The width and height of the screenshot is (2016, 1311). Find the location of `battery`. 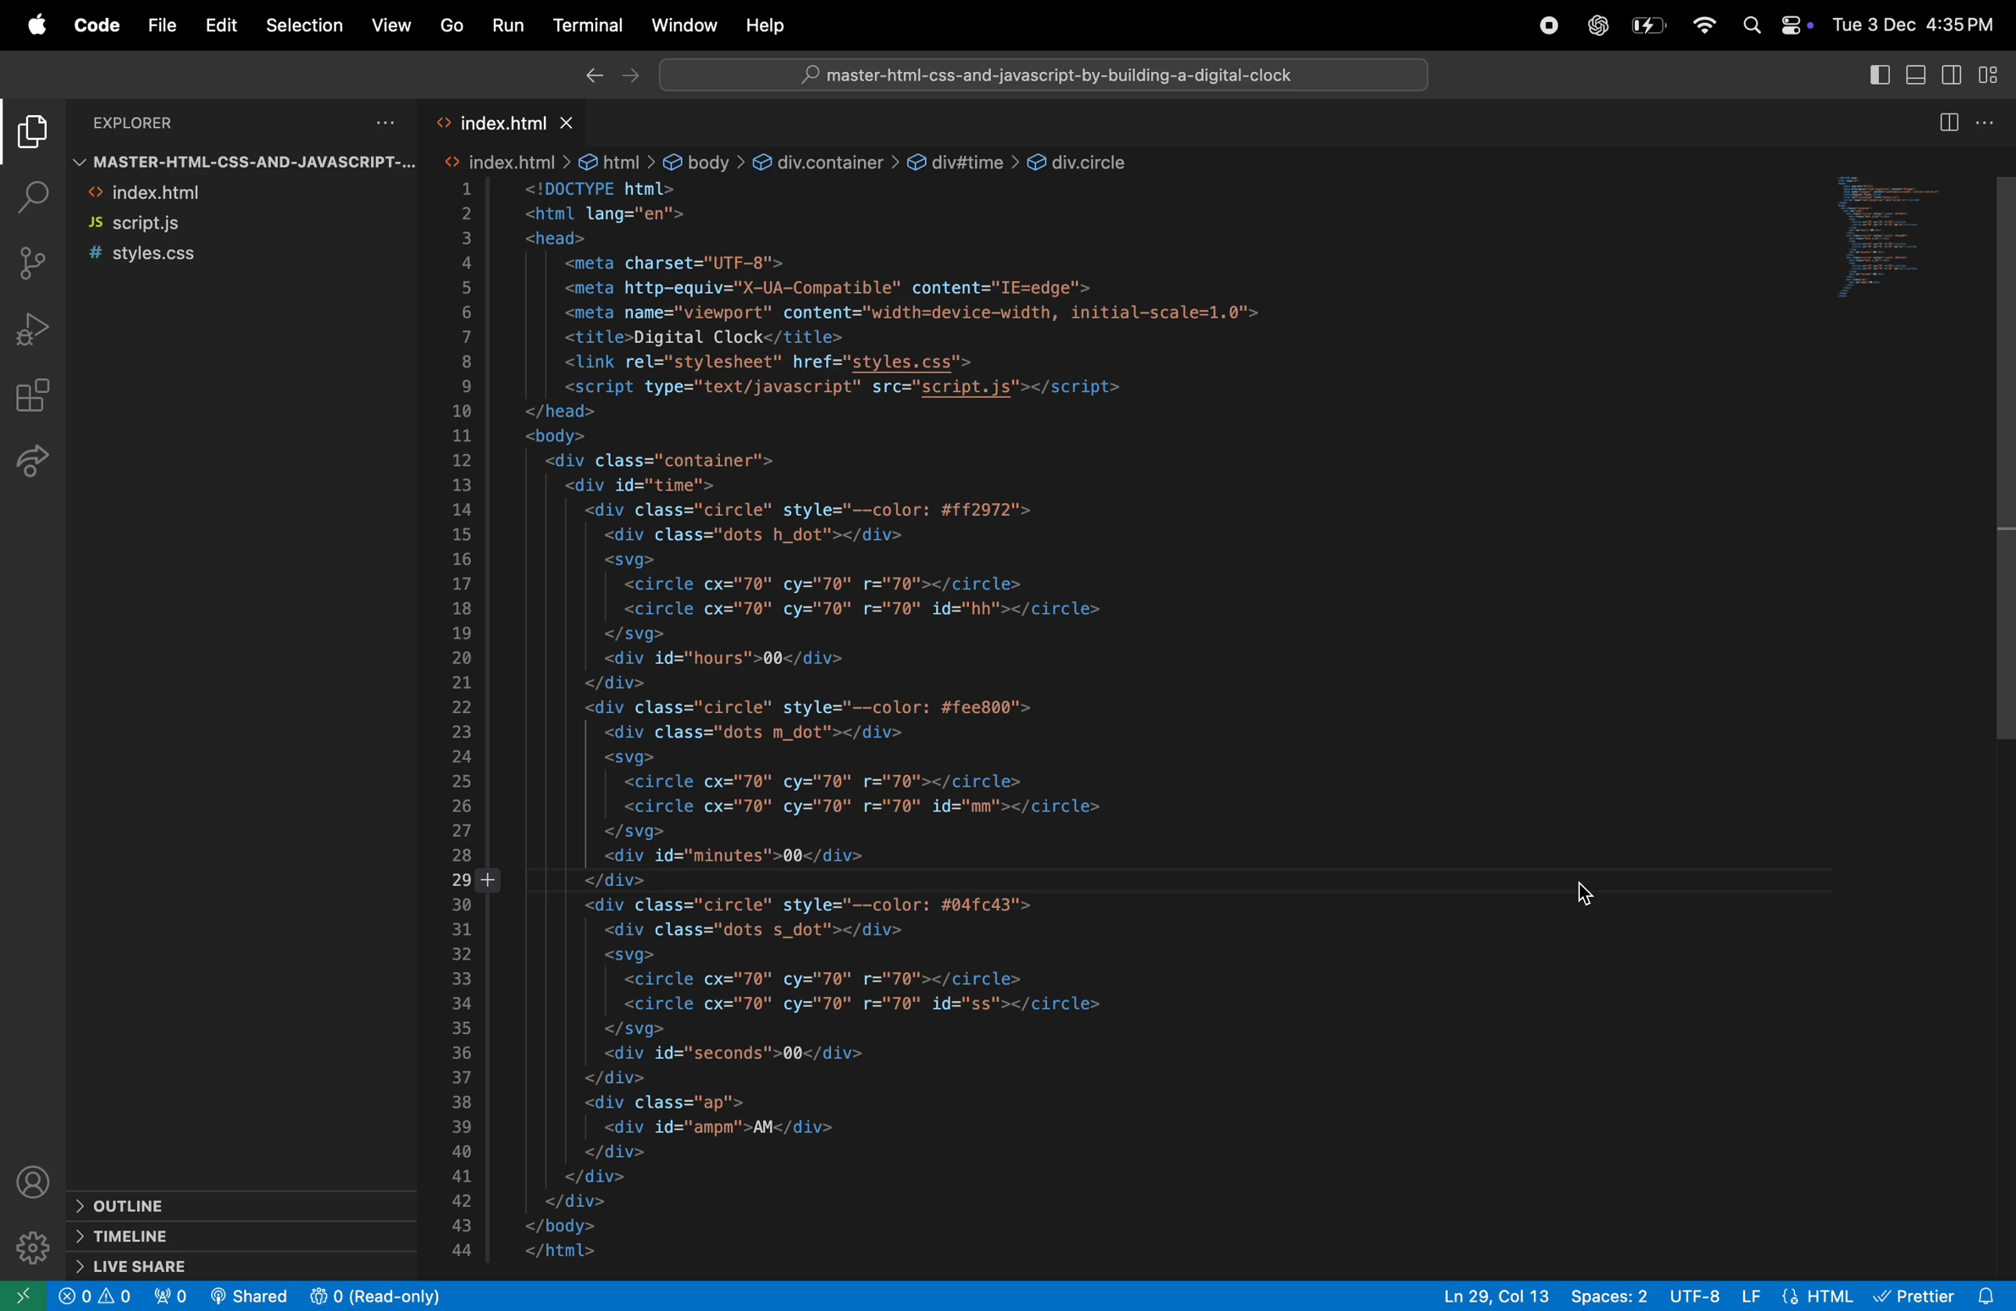

battery is located at coordinates (1646, 25).